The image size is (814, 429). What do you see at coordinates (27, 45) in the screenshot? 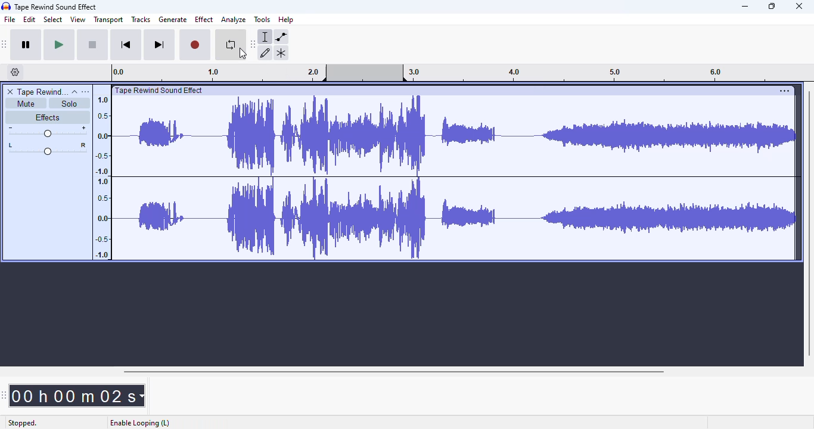
I see `pause` at bounding box center [27, 45].